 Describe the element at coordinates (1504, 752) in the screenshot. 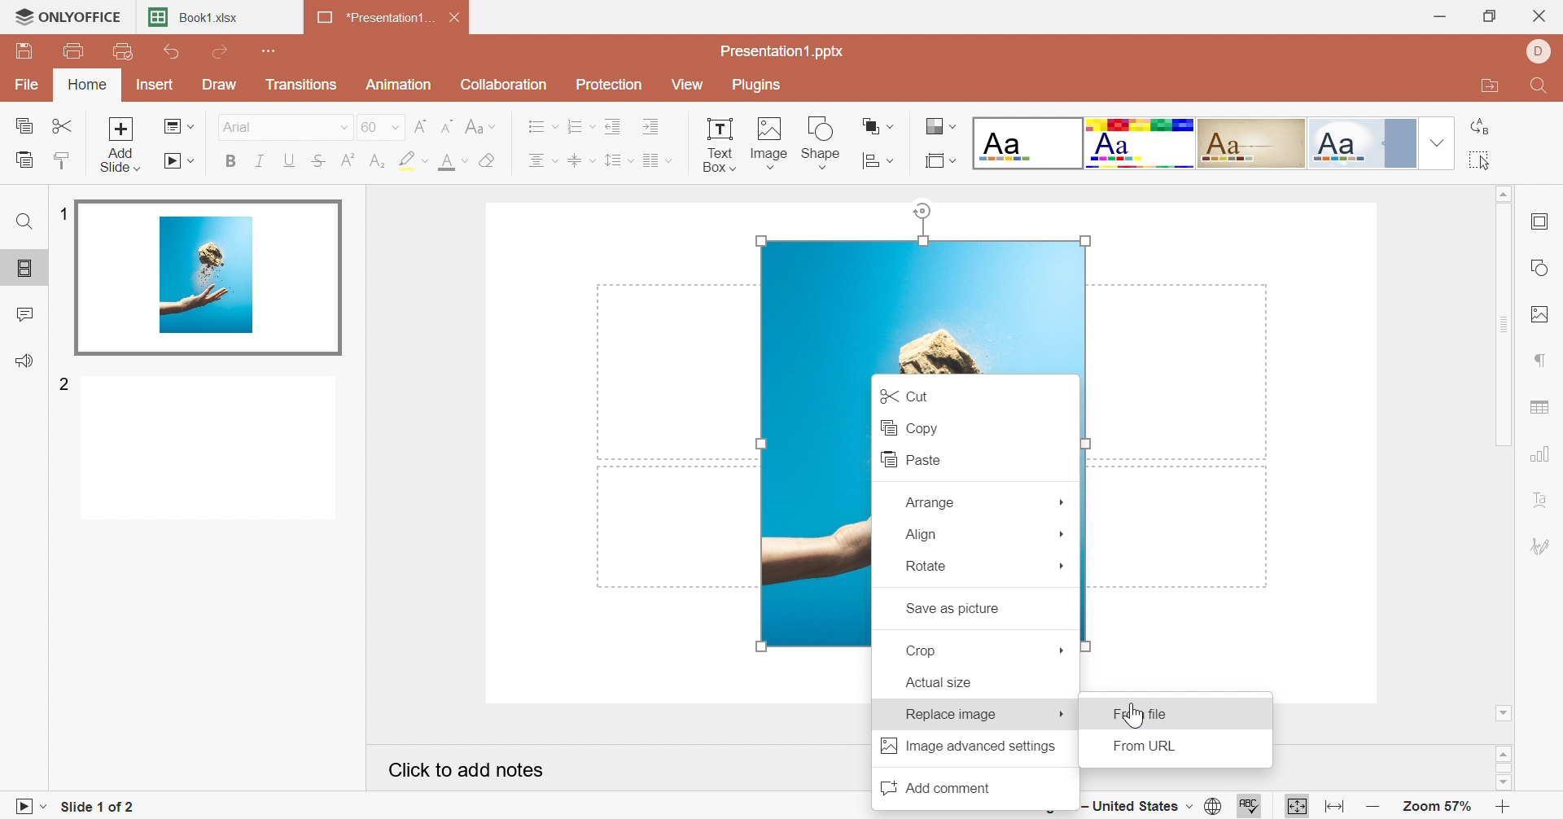

I see `scroll up` at that location.